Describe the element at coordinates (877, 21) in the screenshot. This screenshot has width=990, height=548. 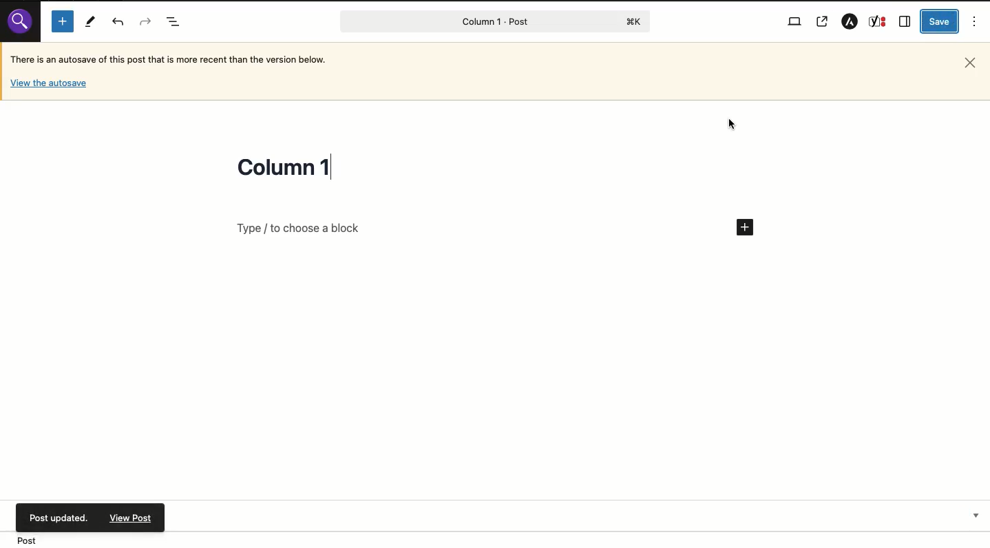
I see `Yoast` at that location.